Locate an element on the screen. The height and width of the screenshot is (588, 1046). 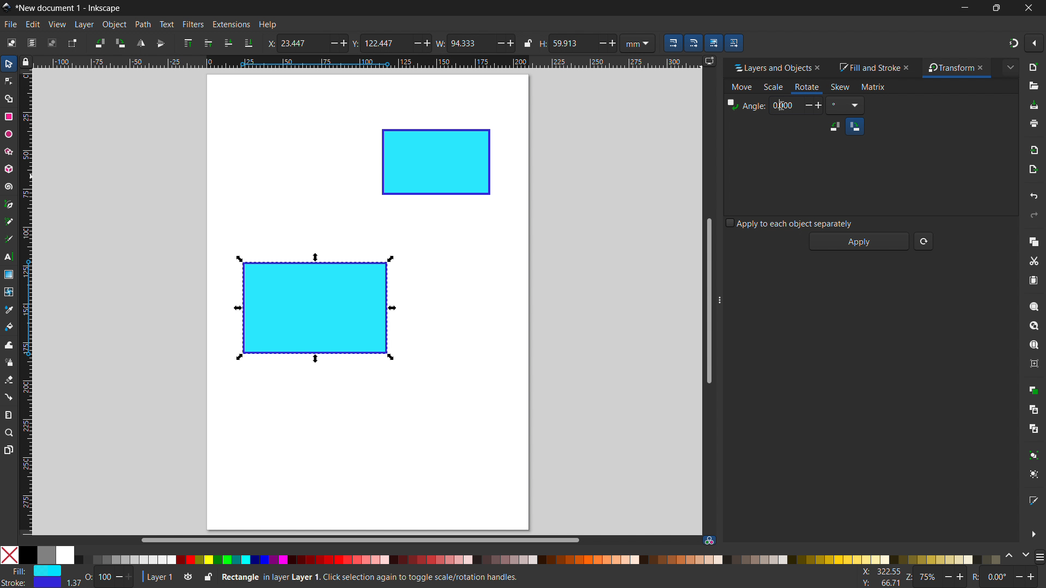
pencil tool is located at coordinates (8, 221).